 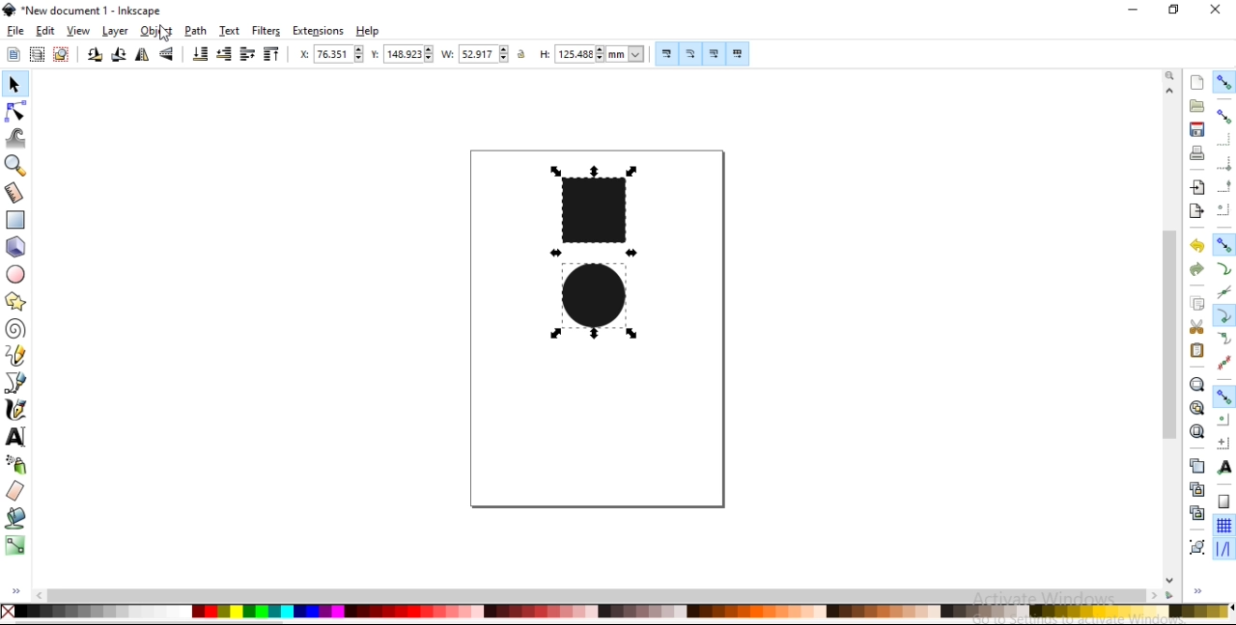 I want to click on snap midpoints of line segments, so click(x=1223, y=362).